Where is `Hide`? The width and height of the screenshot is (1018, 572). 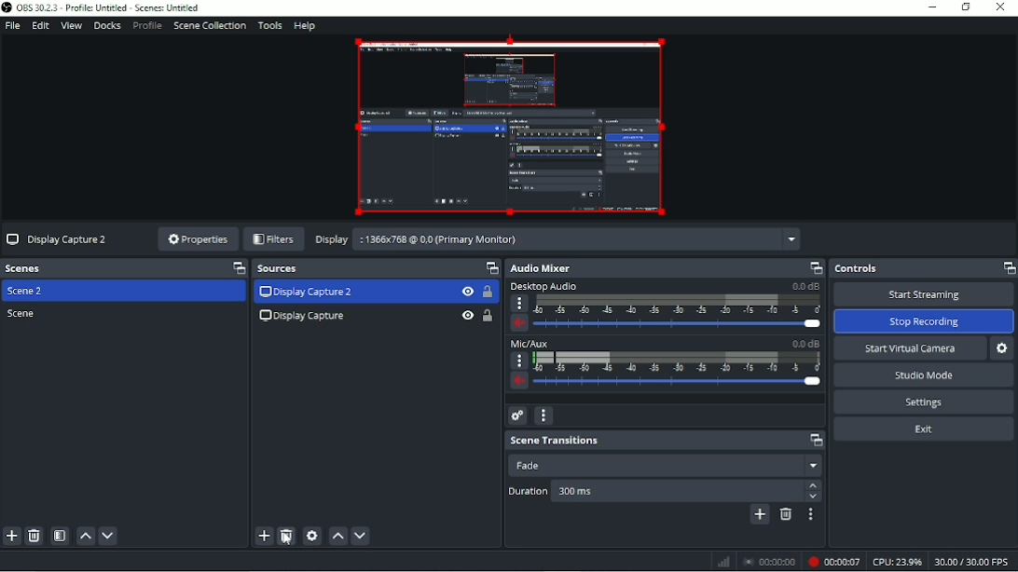 Hide is located at coordinates (467, 292).